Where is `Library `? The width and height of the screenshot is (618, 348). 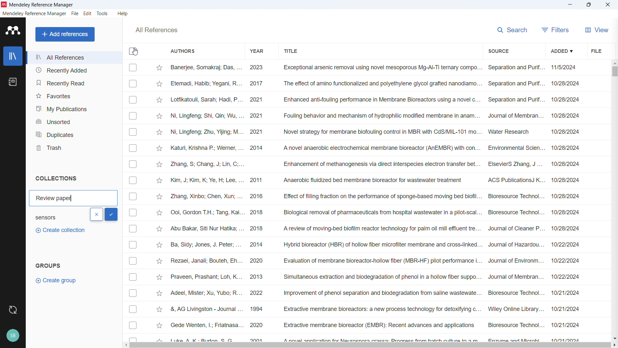
Library  is located at coordinates (13, 56).